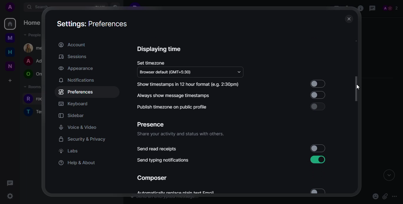 The width and height of the screenshot is (403, 204). I want to click on notifications, so click(76, 80).